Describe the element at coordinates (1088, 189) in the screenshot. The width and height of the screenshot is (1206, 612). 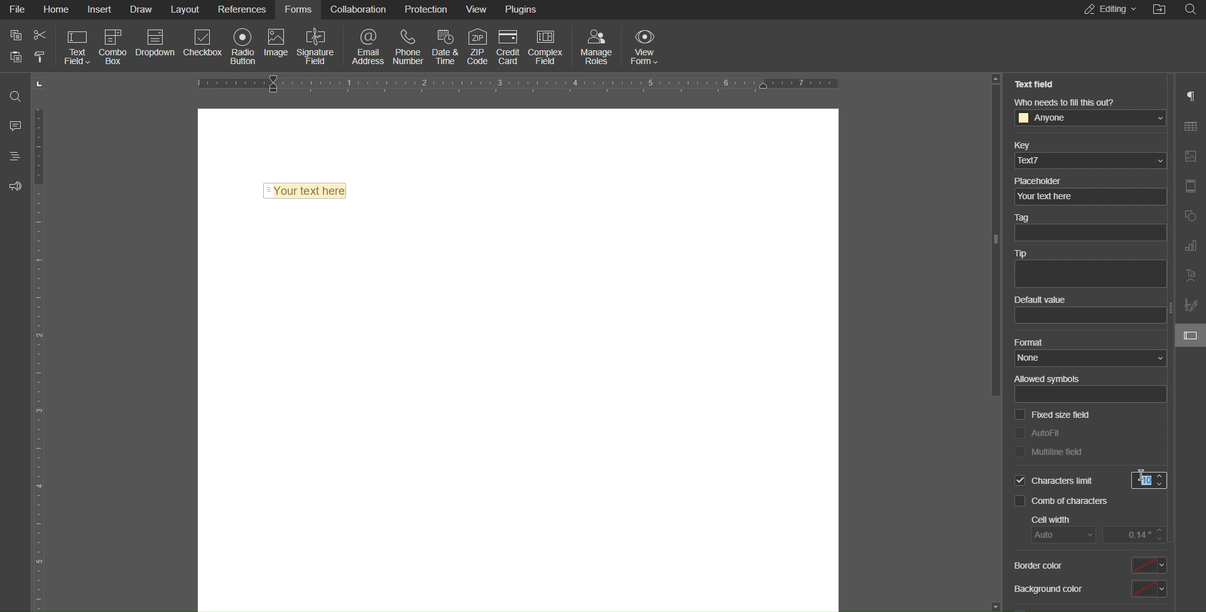
I see `Placeholder` at that location.